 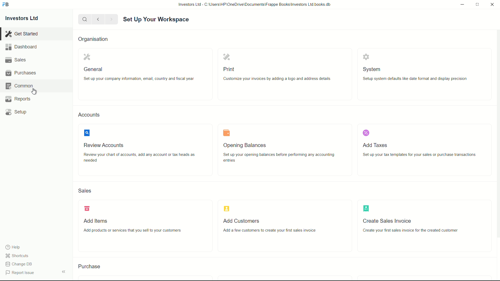 What do you see at coordinates (110, 19) in the screenshot?
I see `Next` at bounding box center [110, 19].